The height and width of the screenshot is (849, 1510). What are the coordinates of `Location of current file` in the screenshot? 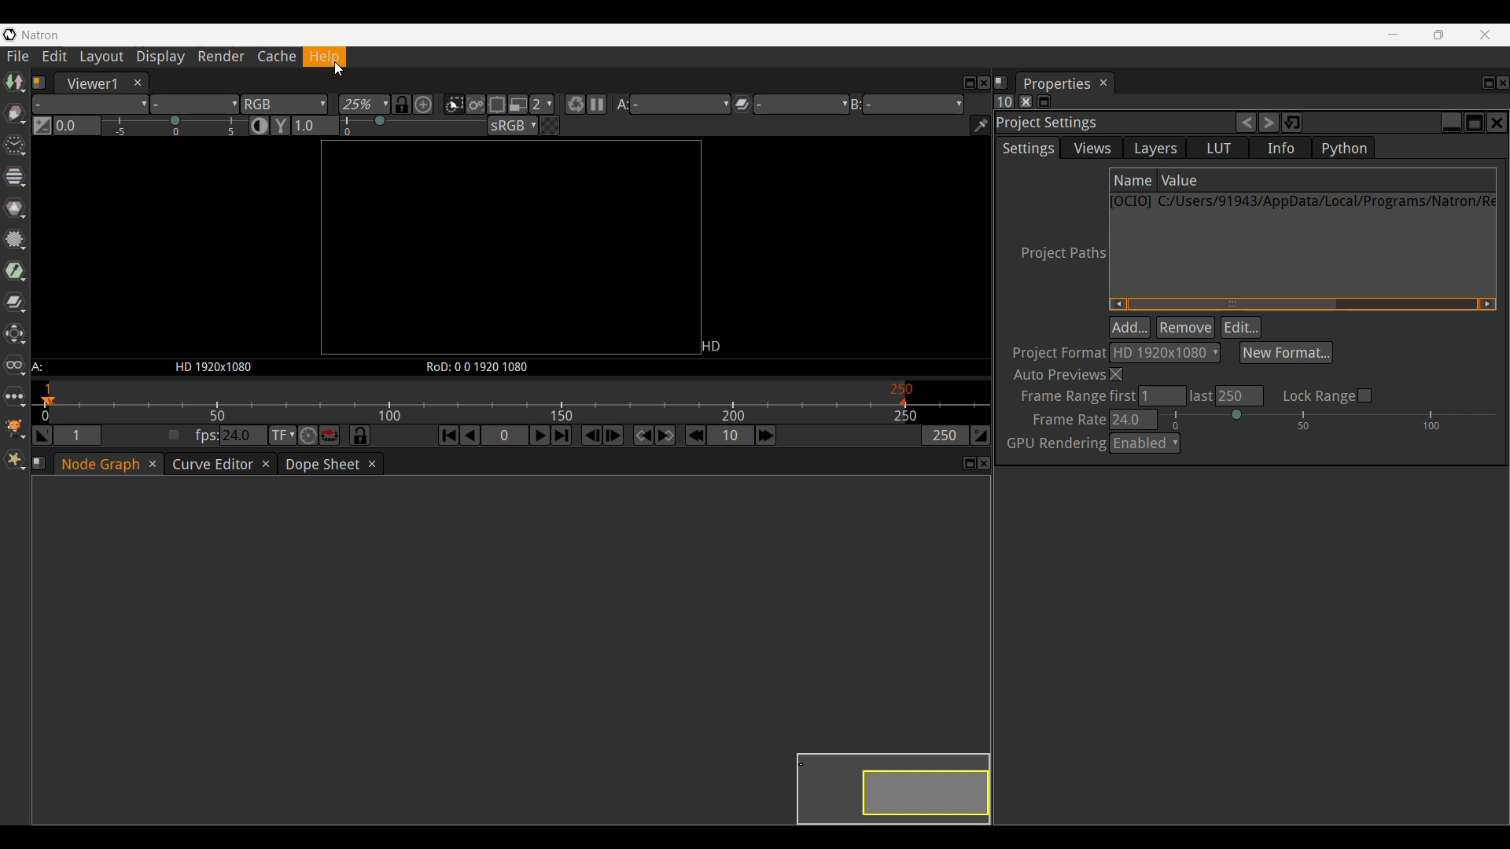 It's located at (1326, 201).